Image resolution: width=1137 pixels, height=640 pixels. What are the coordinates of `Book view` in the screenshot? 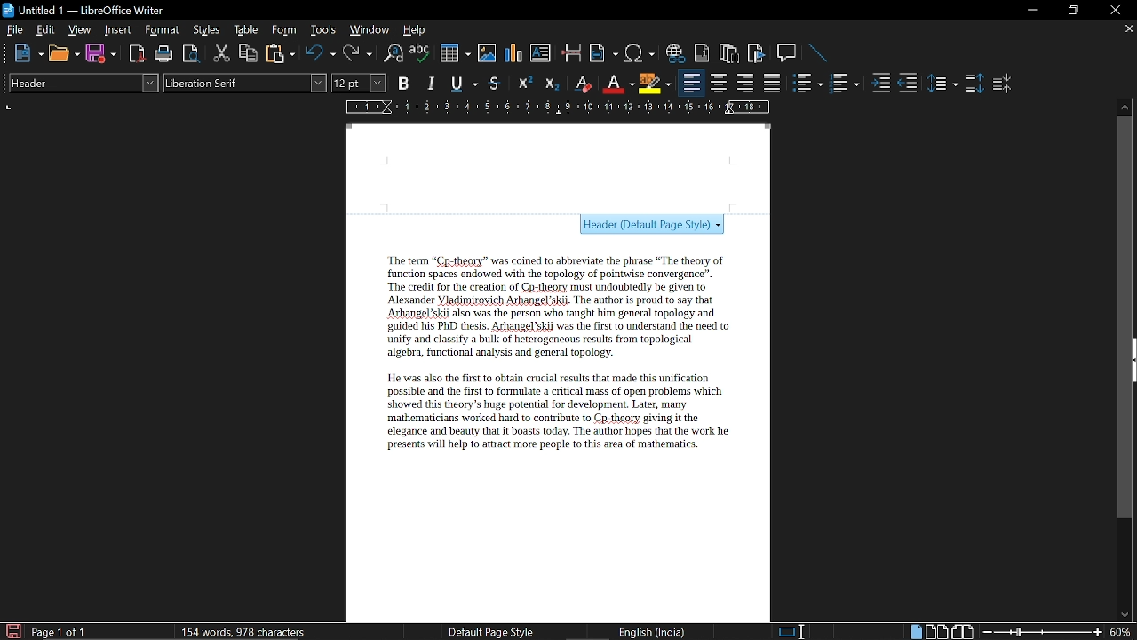 It's located at (965, 631).